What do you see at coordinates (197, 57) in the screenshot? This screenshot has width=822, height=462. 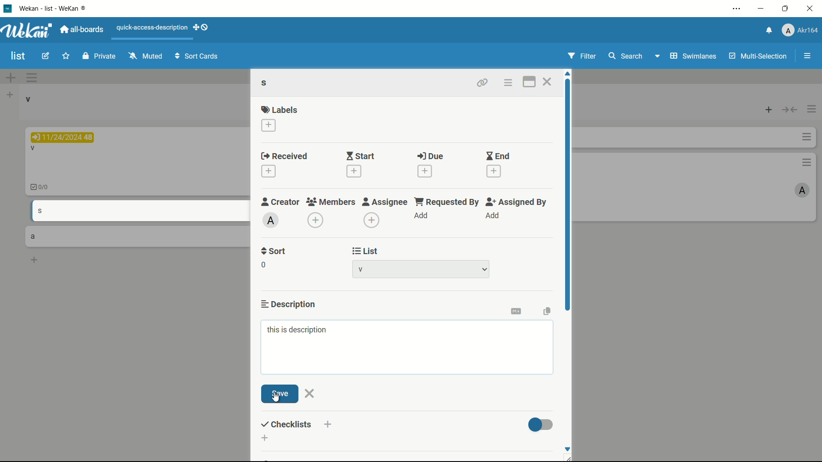 I see `sort cards` at bounding box center [197, 57].